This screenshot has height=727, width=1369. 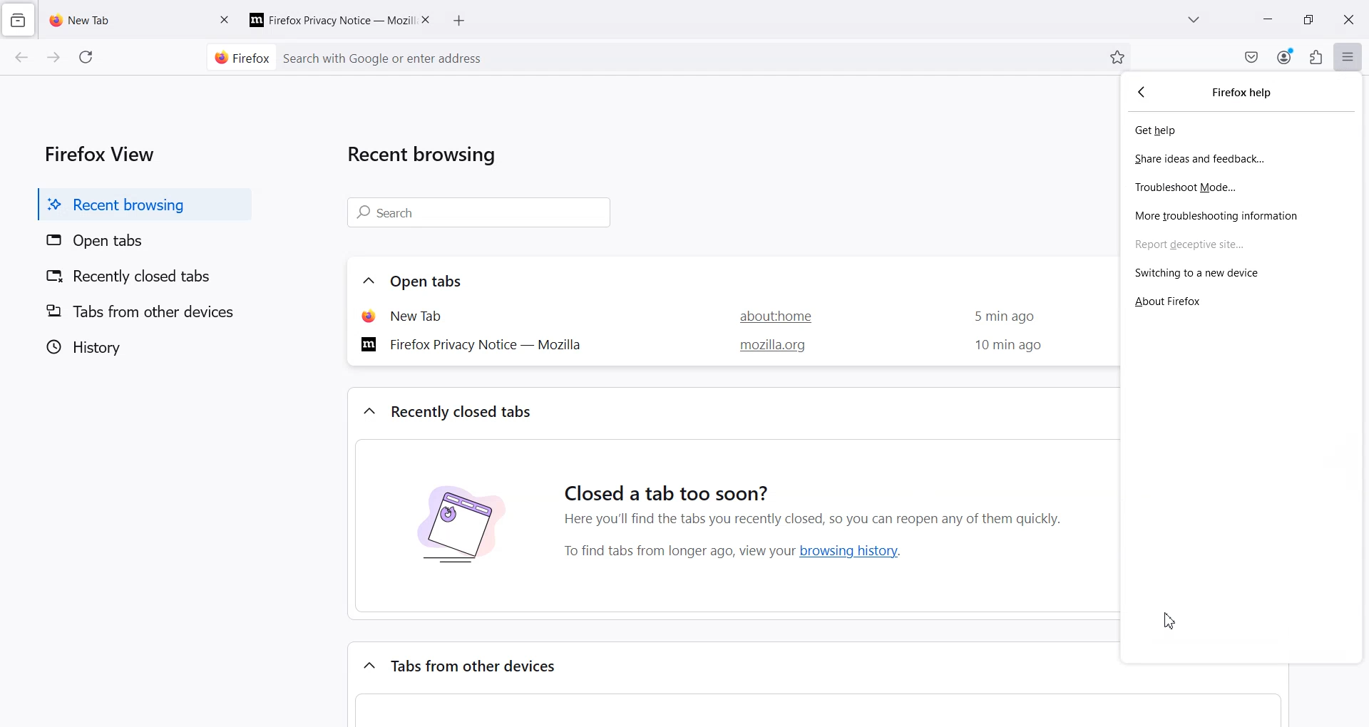 What do you see at coordinates (88, 57) in the screenshot?
I see `Reload` at bounding box center [88, 57].